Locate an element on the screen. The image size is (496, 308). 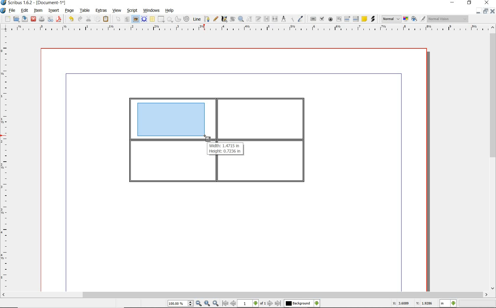
go to next page is located at coordinates (270, 303).